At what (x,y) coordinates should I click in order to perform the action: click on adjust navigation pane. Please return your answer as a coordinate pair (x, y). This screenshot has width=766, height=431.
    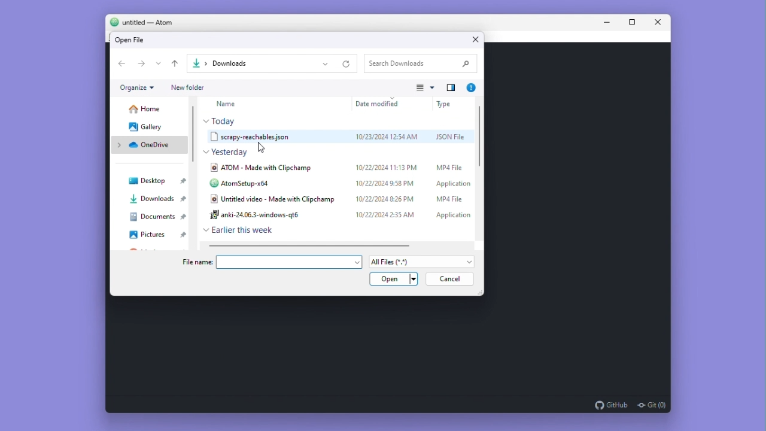
    Looking at the image, I should click on (452, 88).